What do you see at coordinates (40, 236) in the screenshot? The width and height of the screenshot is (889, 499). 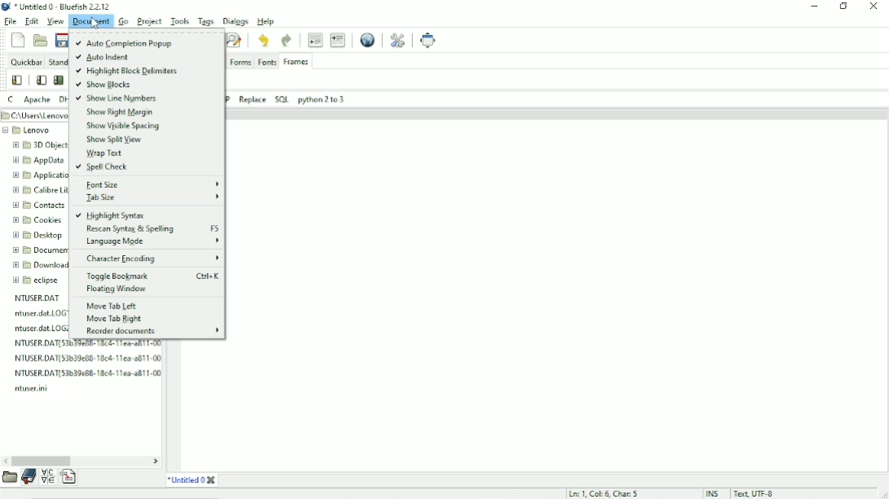 I see `Desktop` at bounding box center [40, 236].